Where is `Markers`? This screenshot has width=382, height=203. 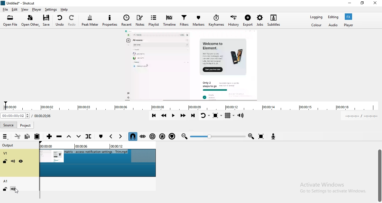
Markers is located at coordinates (199, 21).